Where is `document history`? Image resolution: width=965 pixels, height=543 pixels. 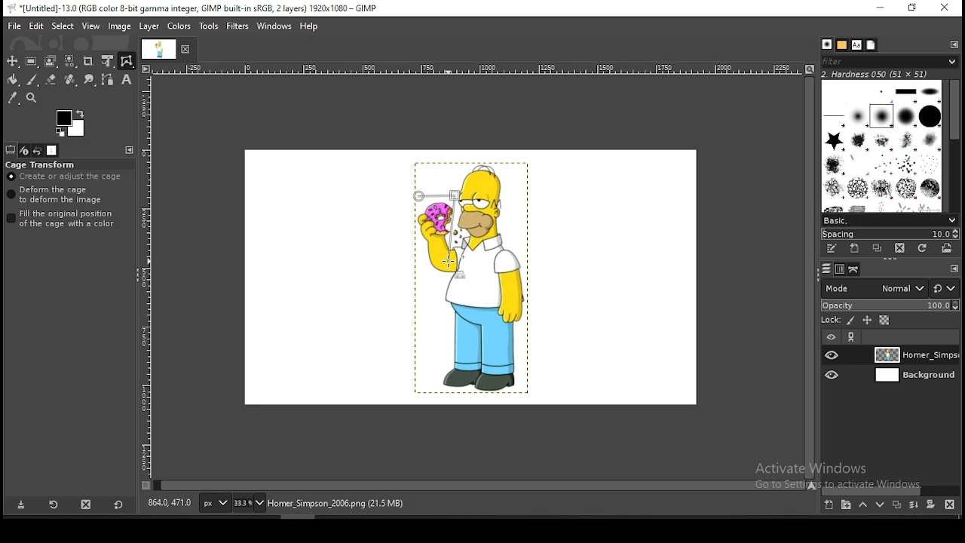
document history is located at coordinates (871, 45).